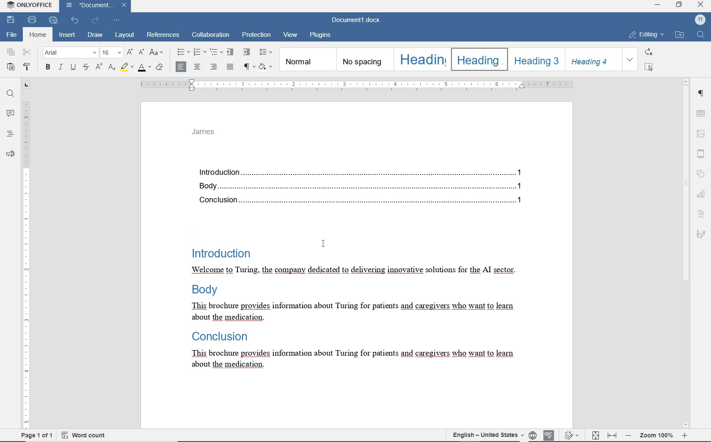 This screenshot has height=442, width=711. I want to click on page 1 of 1, so click(36, 436).